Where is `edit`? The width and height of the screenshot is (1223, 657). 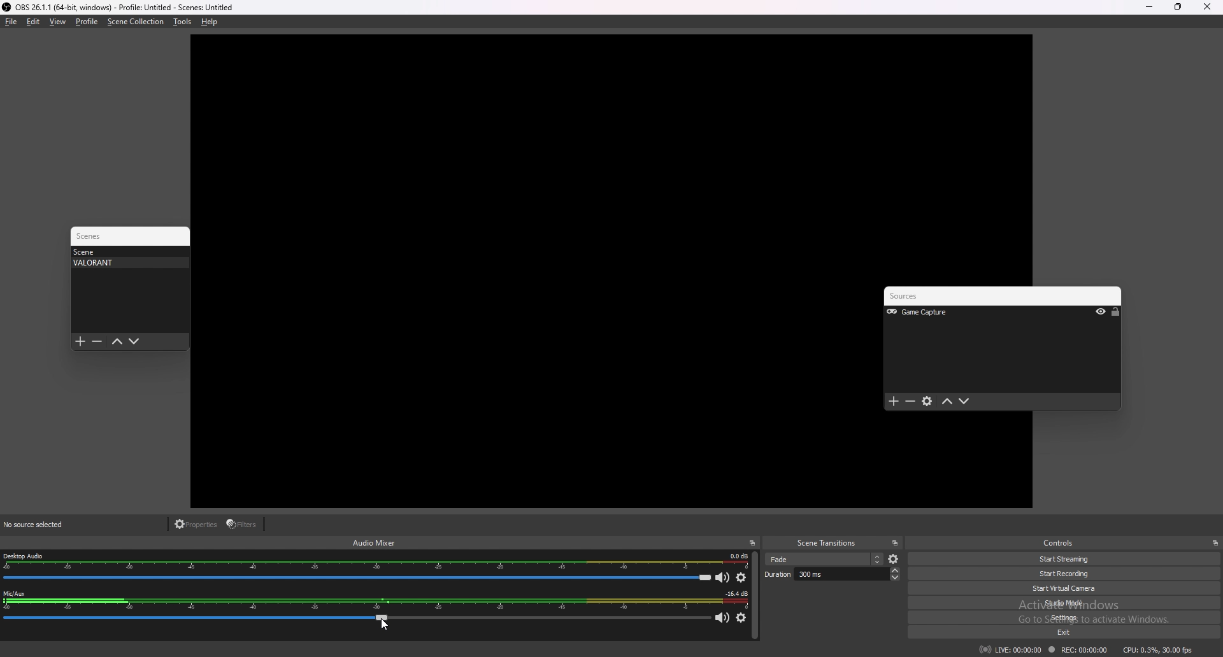
edit is located at coordinates (33, 22).